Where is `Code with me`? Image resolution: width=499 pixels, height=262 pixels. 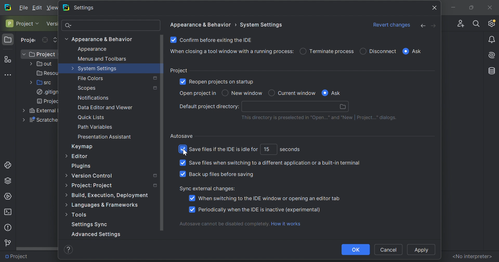
Code with me is located at coordinates (459, 22).